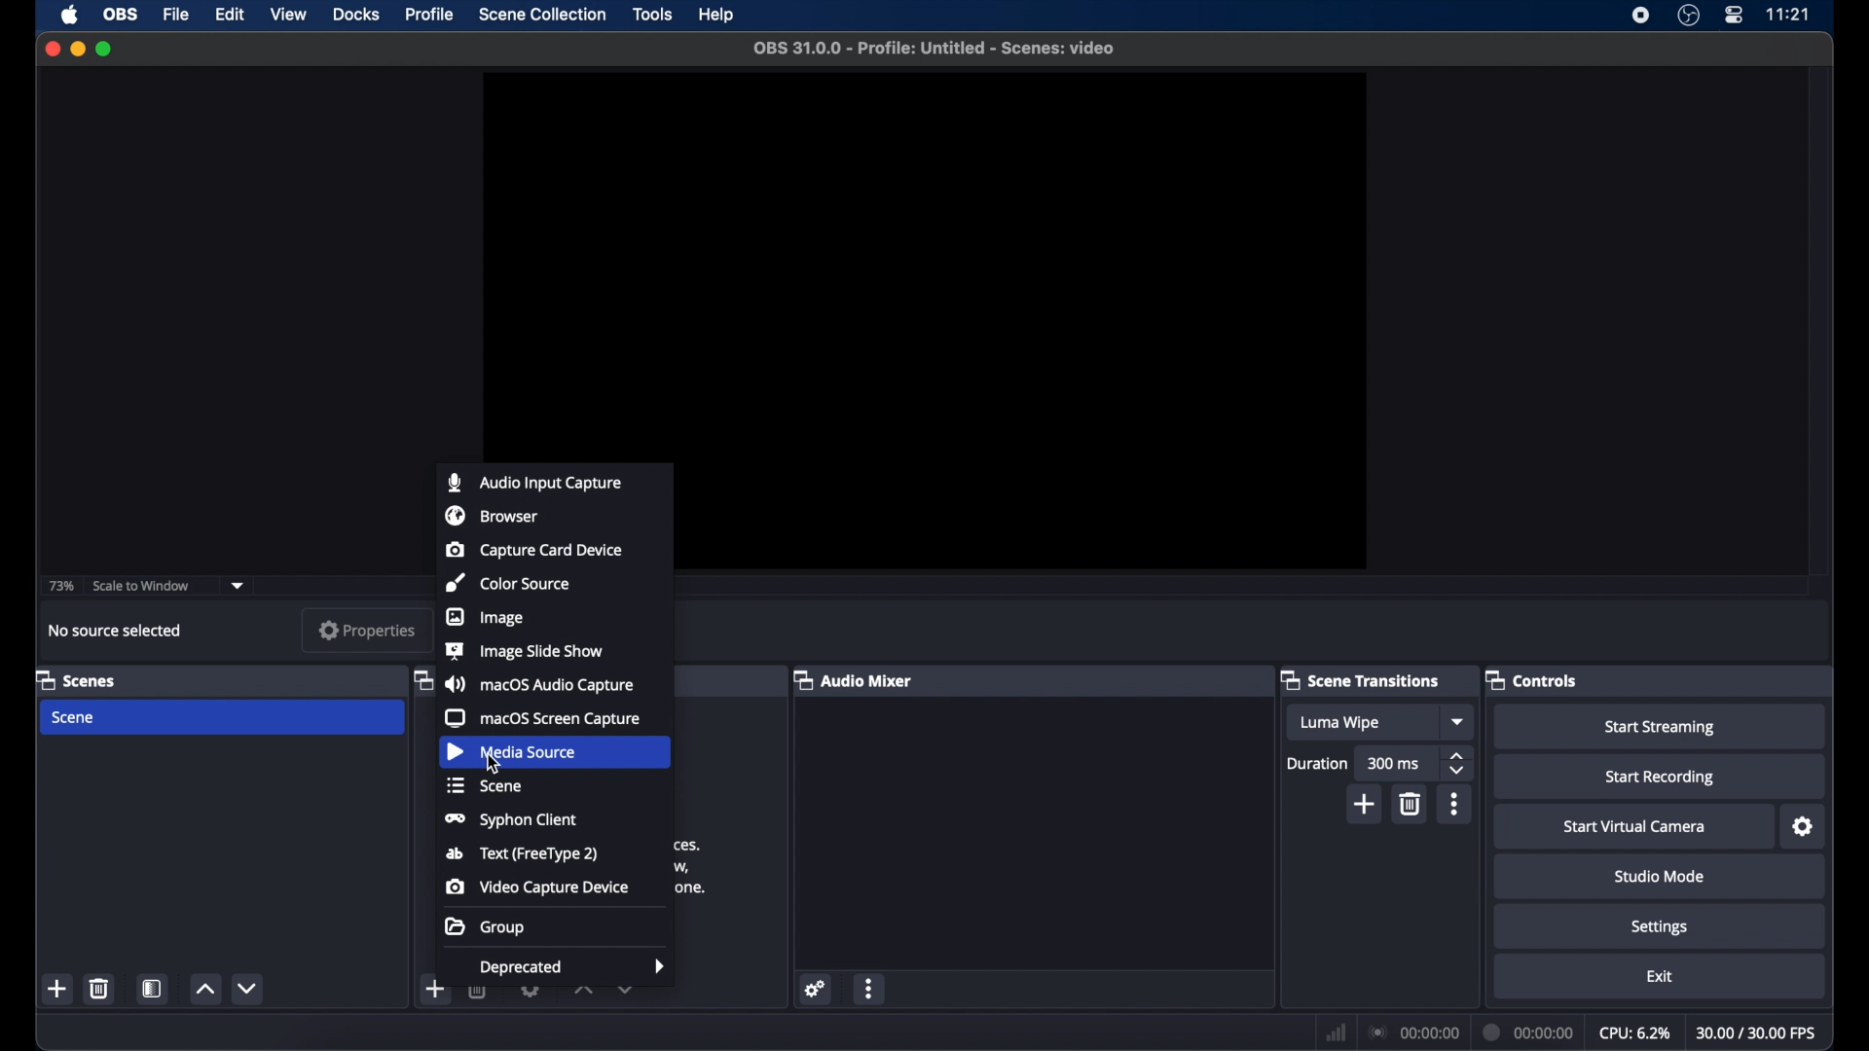 Image resolution: width=1869 pixels, height=1051 pixels. What do you see at coordinates (537, 683) in the screenshot?
I see `macOS audio capture` at bounding box center [537, 683].